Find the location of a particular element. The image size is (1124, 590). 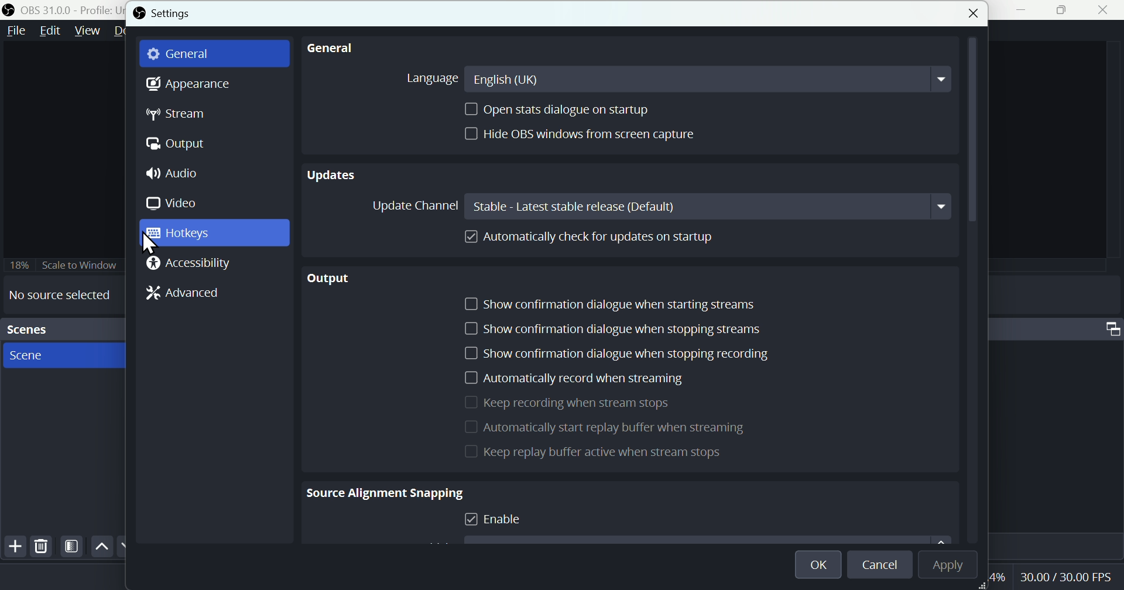

Update channel is located at coordinates (406, 208).